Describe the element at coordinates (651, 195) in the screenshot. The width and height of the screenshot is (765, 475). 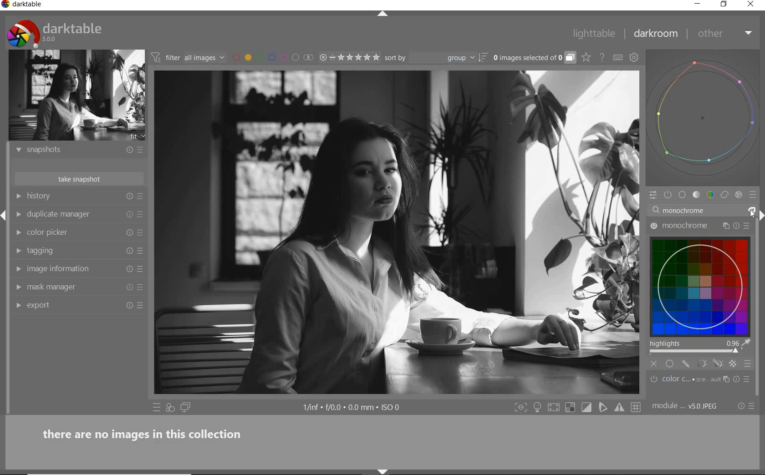
I see `quick access panel` at that location.